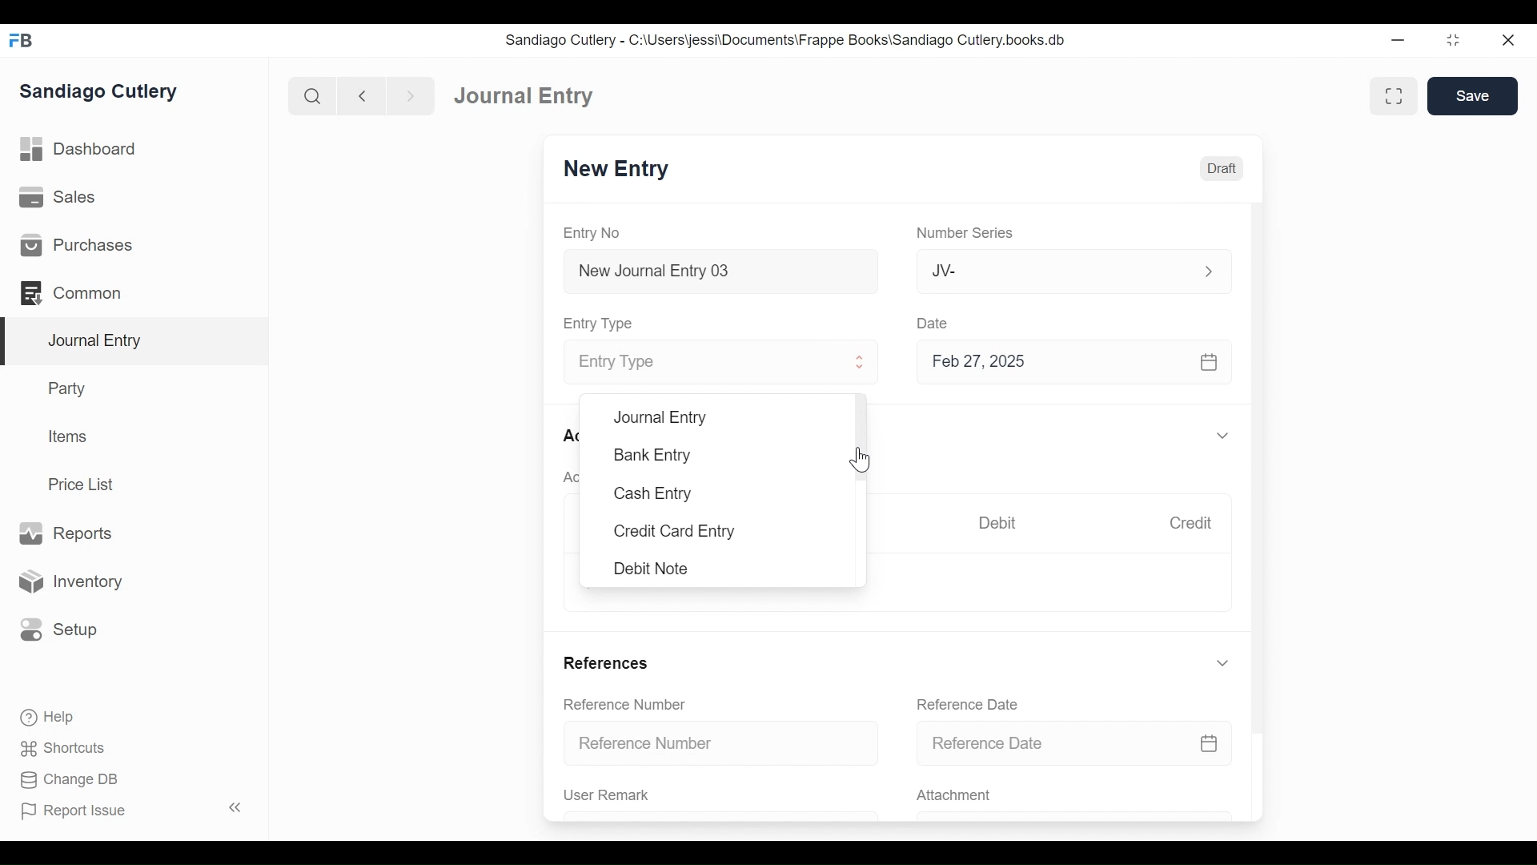 The width and height of the screenshot is (1537, 865). I want to click on Reference Date, so click(1086, 742).